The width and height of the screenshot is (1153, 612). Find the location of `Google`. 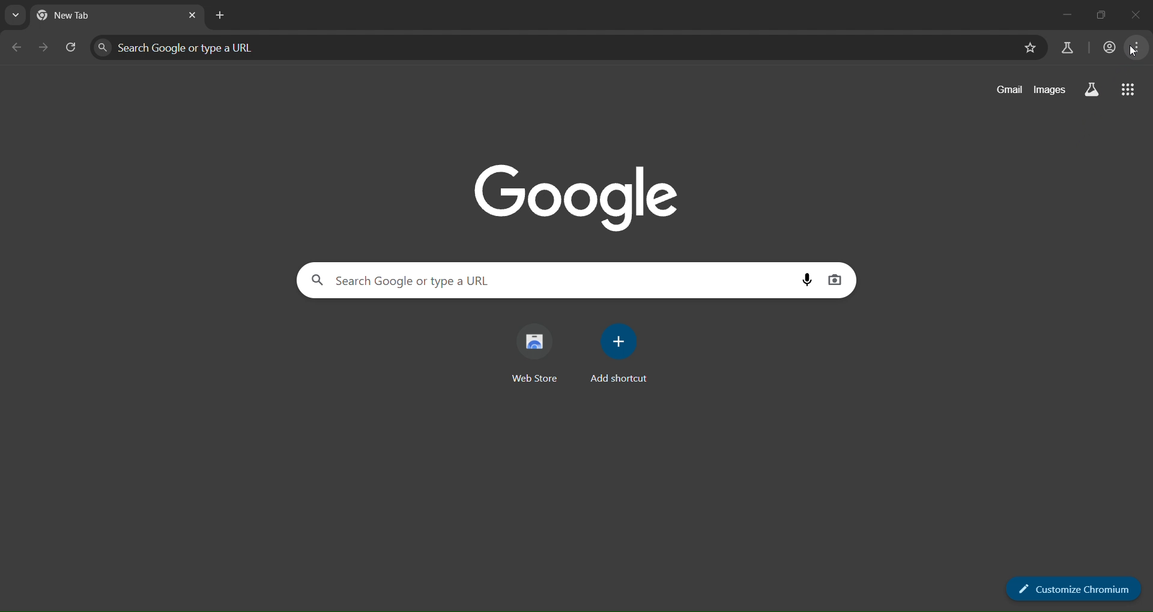

Google is located at coordinates (573, 193).